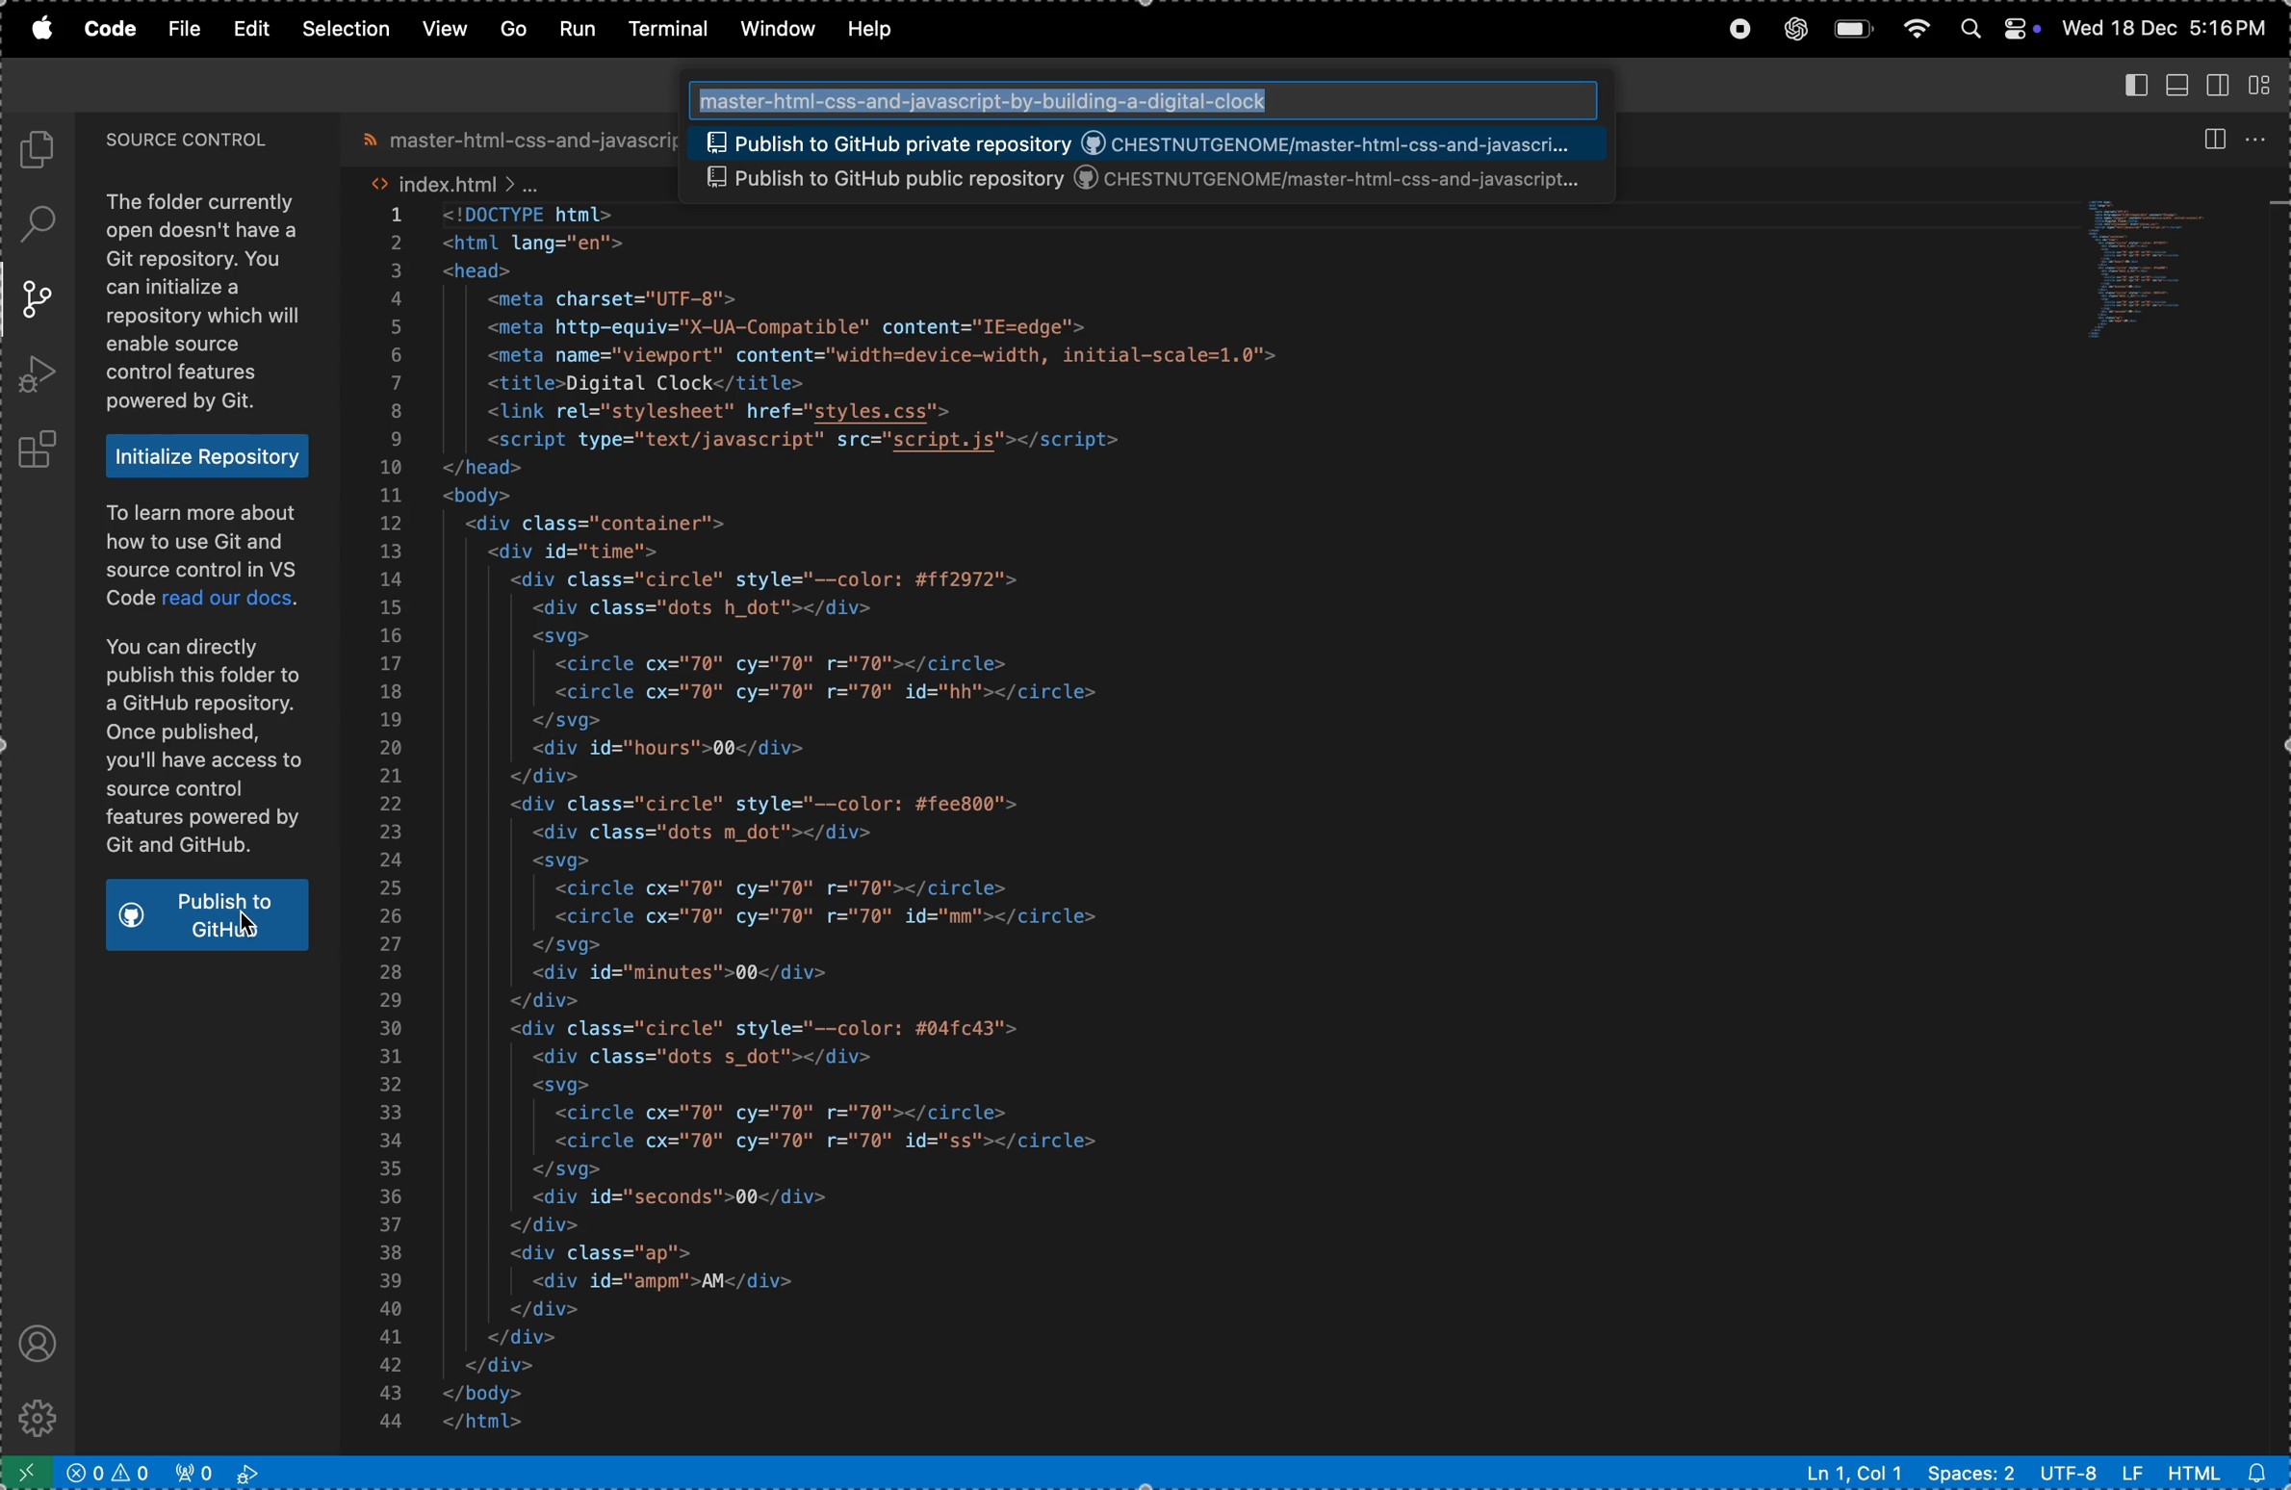 This screenshot has width=2291, height=1490. What do you see at coordinates (487, 470) in the screenshot?
I see `</head>` at bounding box center [487, 470].